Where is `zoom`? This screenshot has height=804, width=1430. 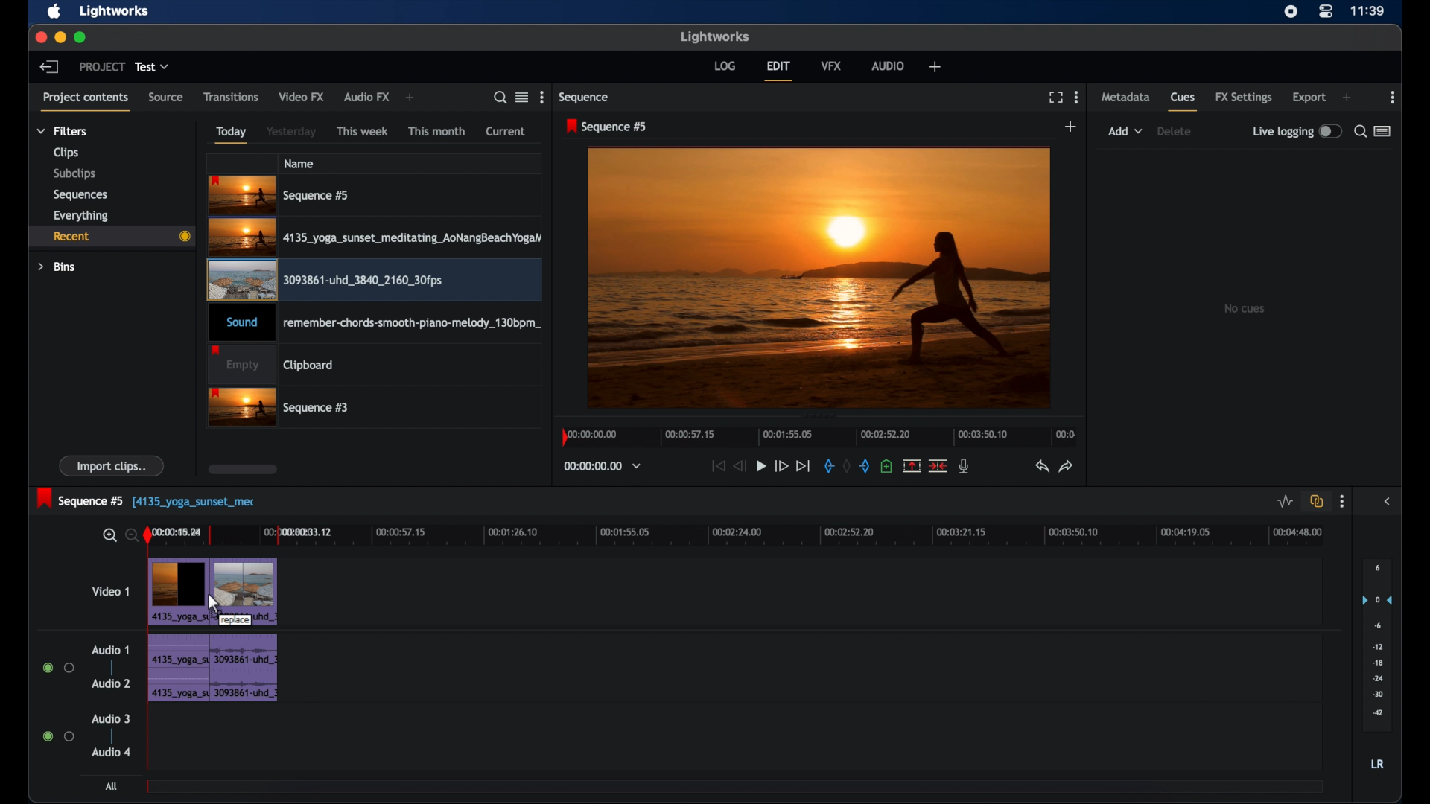
zoom is located at coordinates (118, 536).